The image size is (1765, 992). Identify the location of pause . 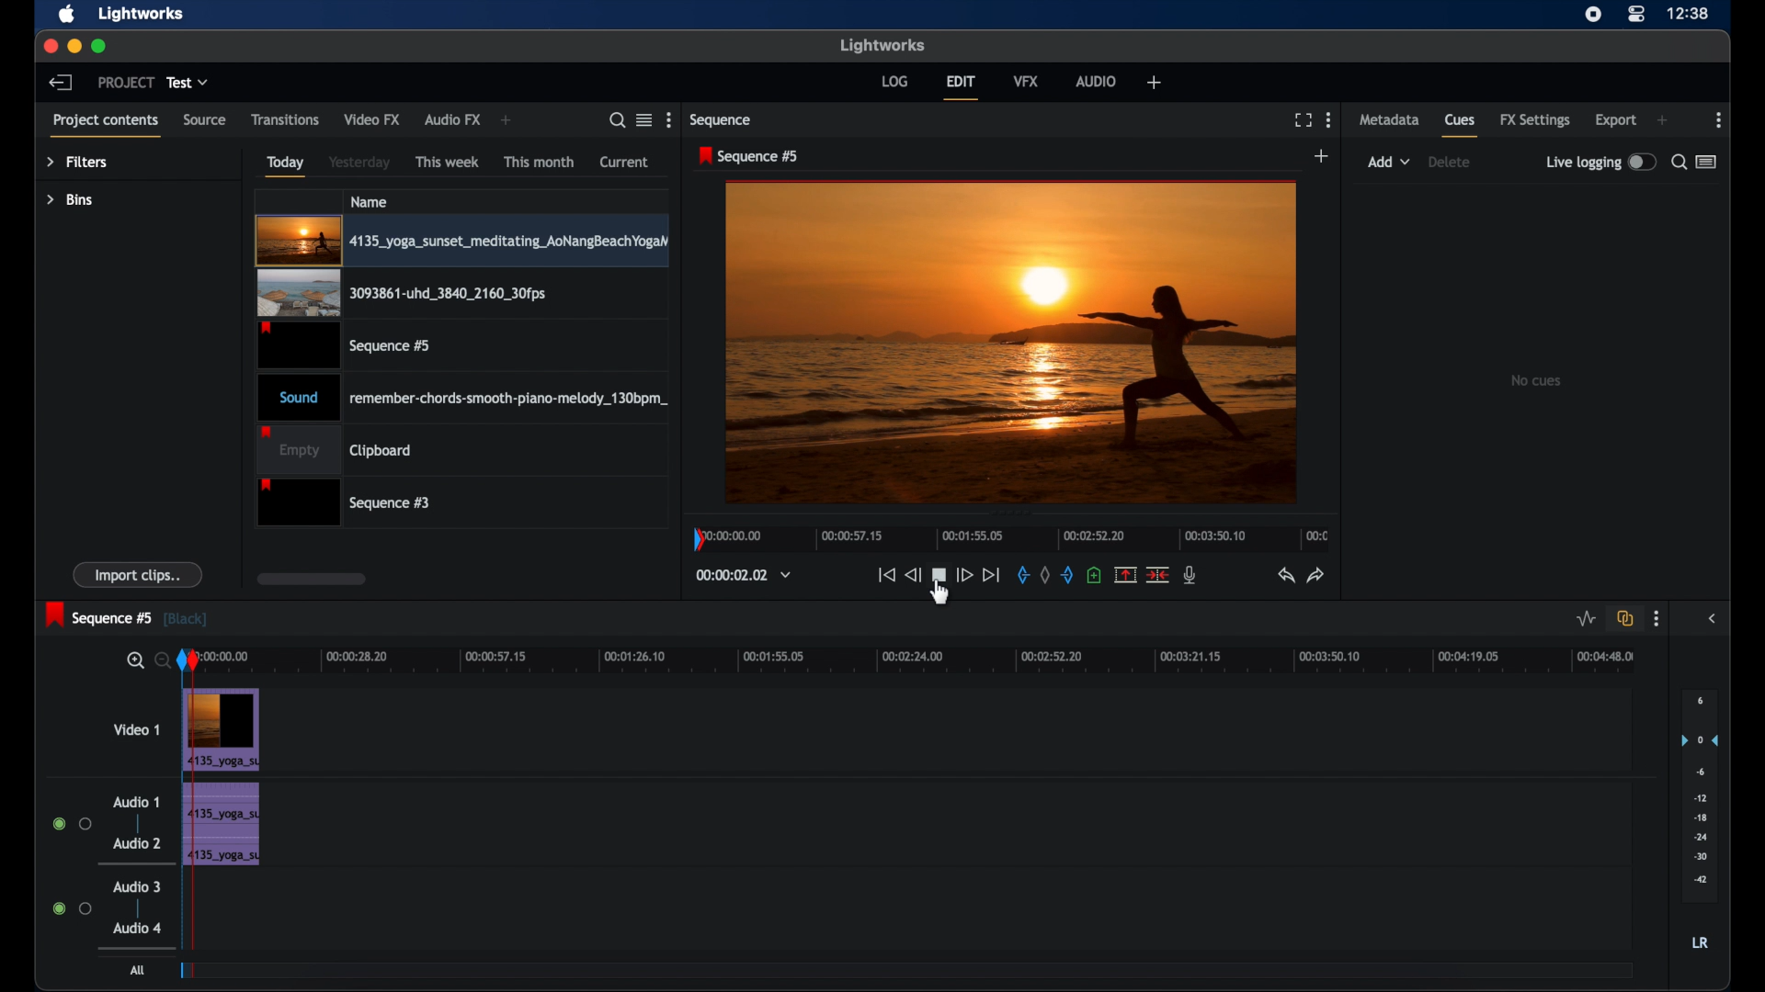
(939, 575).